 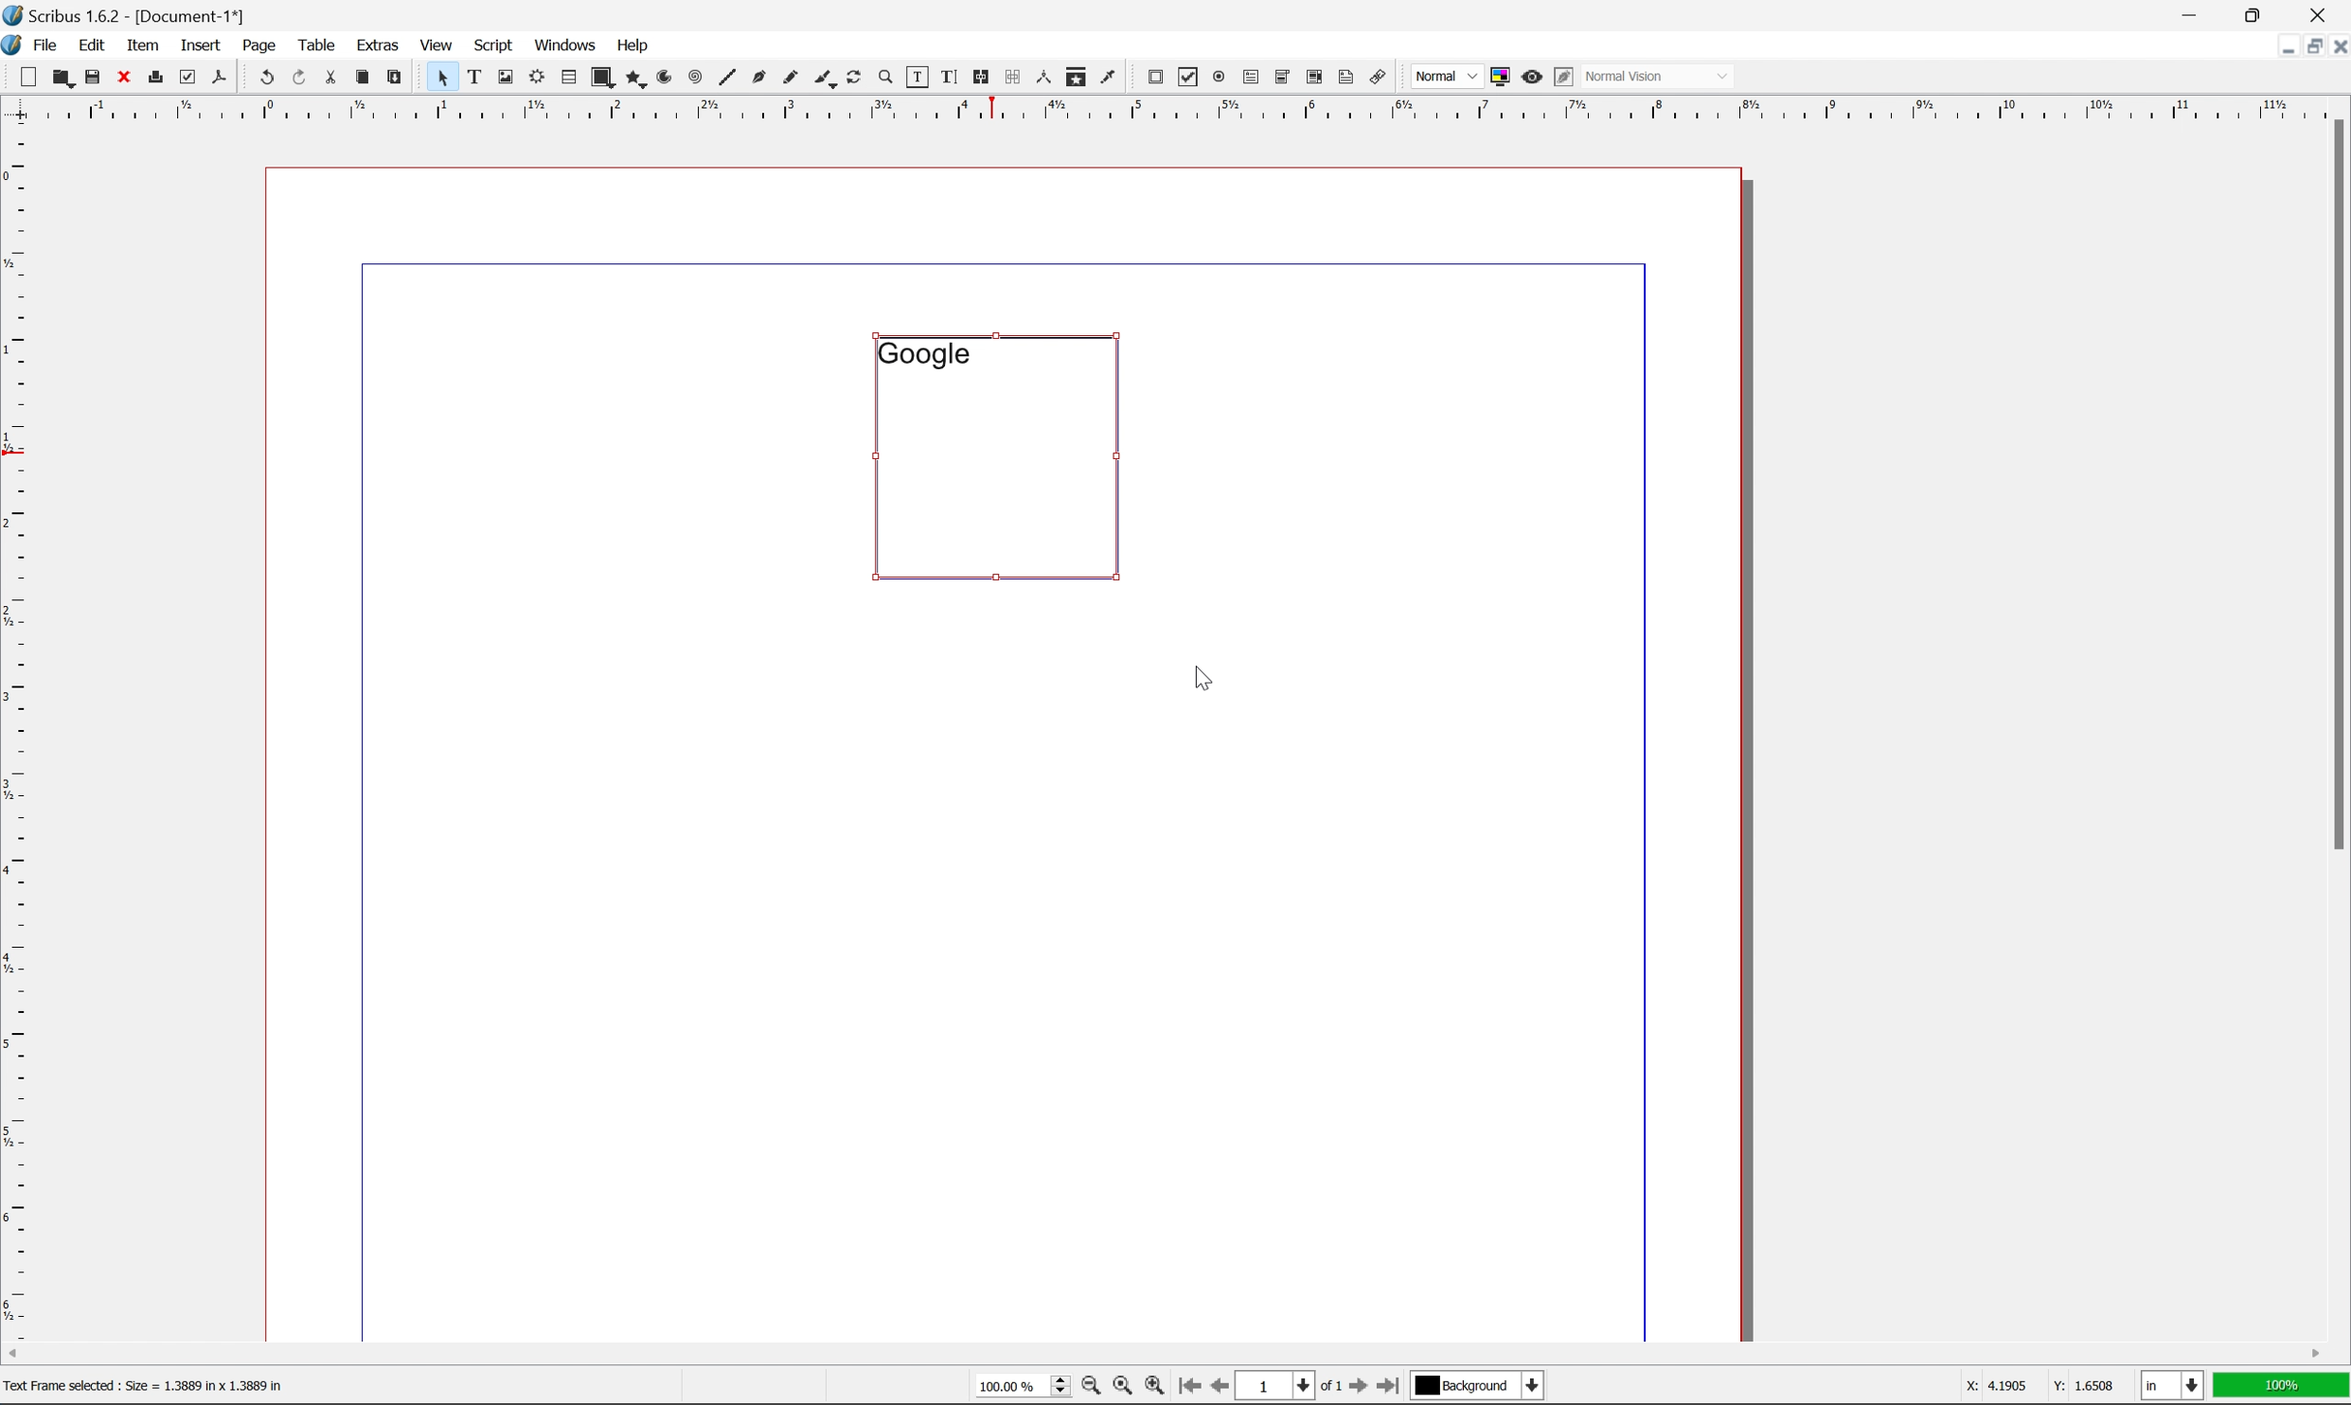 I want to click on cursor, so click(x=1203, y=674).